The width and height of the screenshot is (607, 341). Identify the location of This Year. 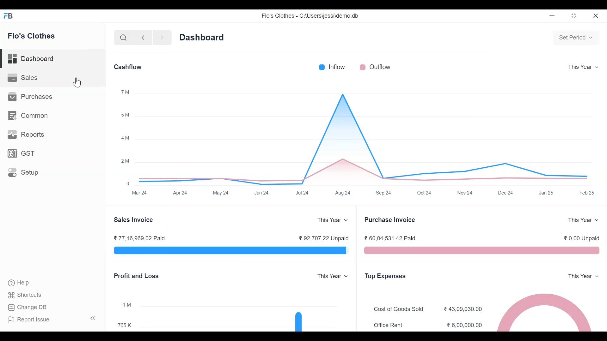
(328, 220).